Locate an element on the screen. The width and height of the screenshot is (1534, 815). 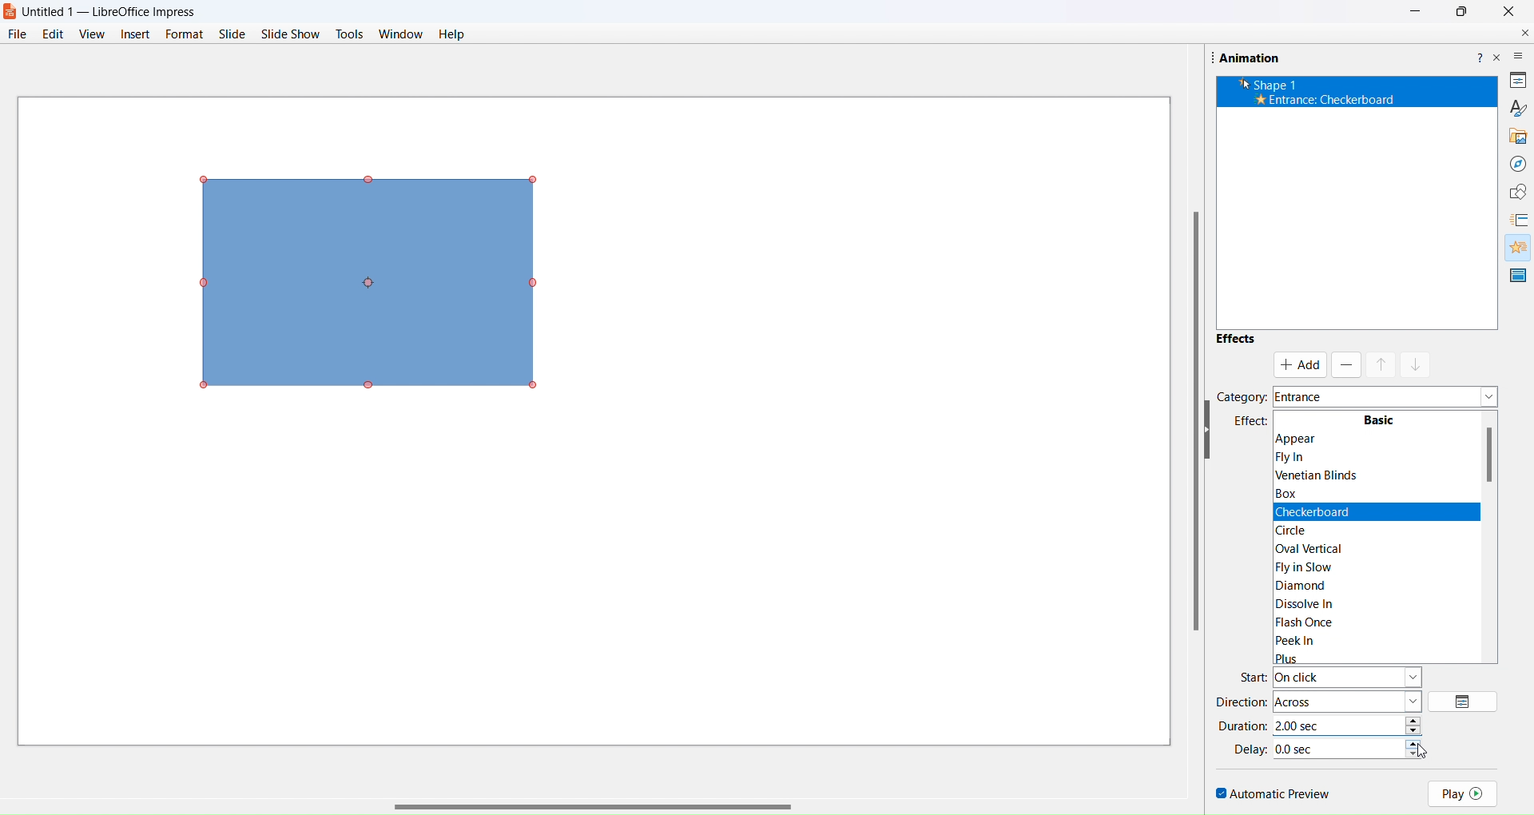
start type is located at coordinates (1351, 677).